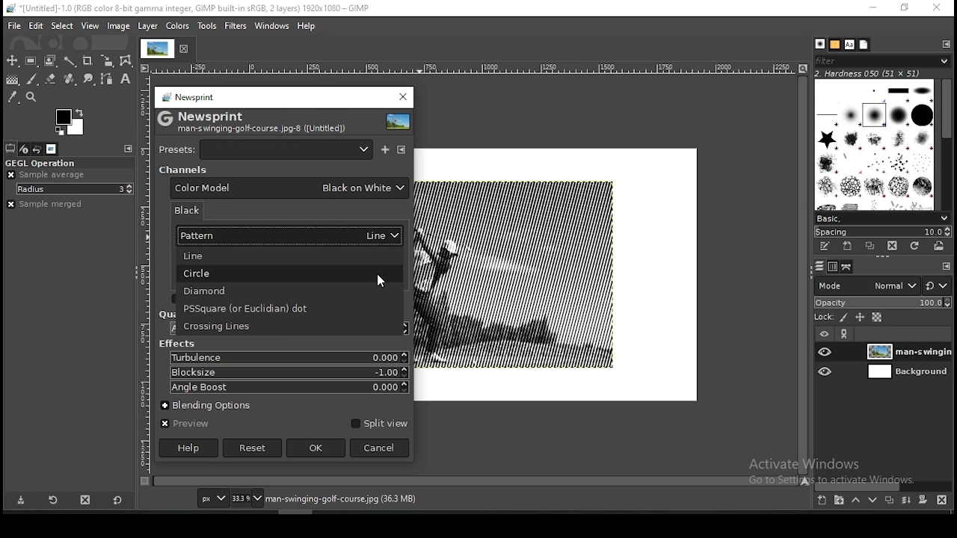 Image resolution: width=957 pixels, height=538 pixels. I want to click on hardness 050 (51x51), so click(884, 73).